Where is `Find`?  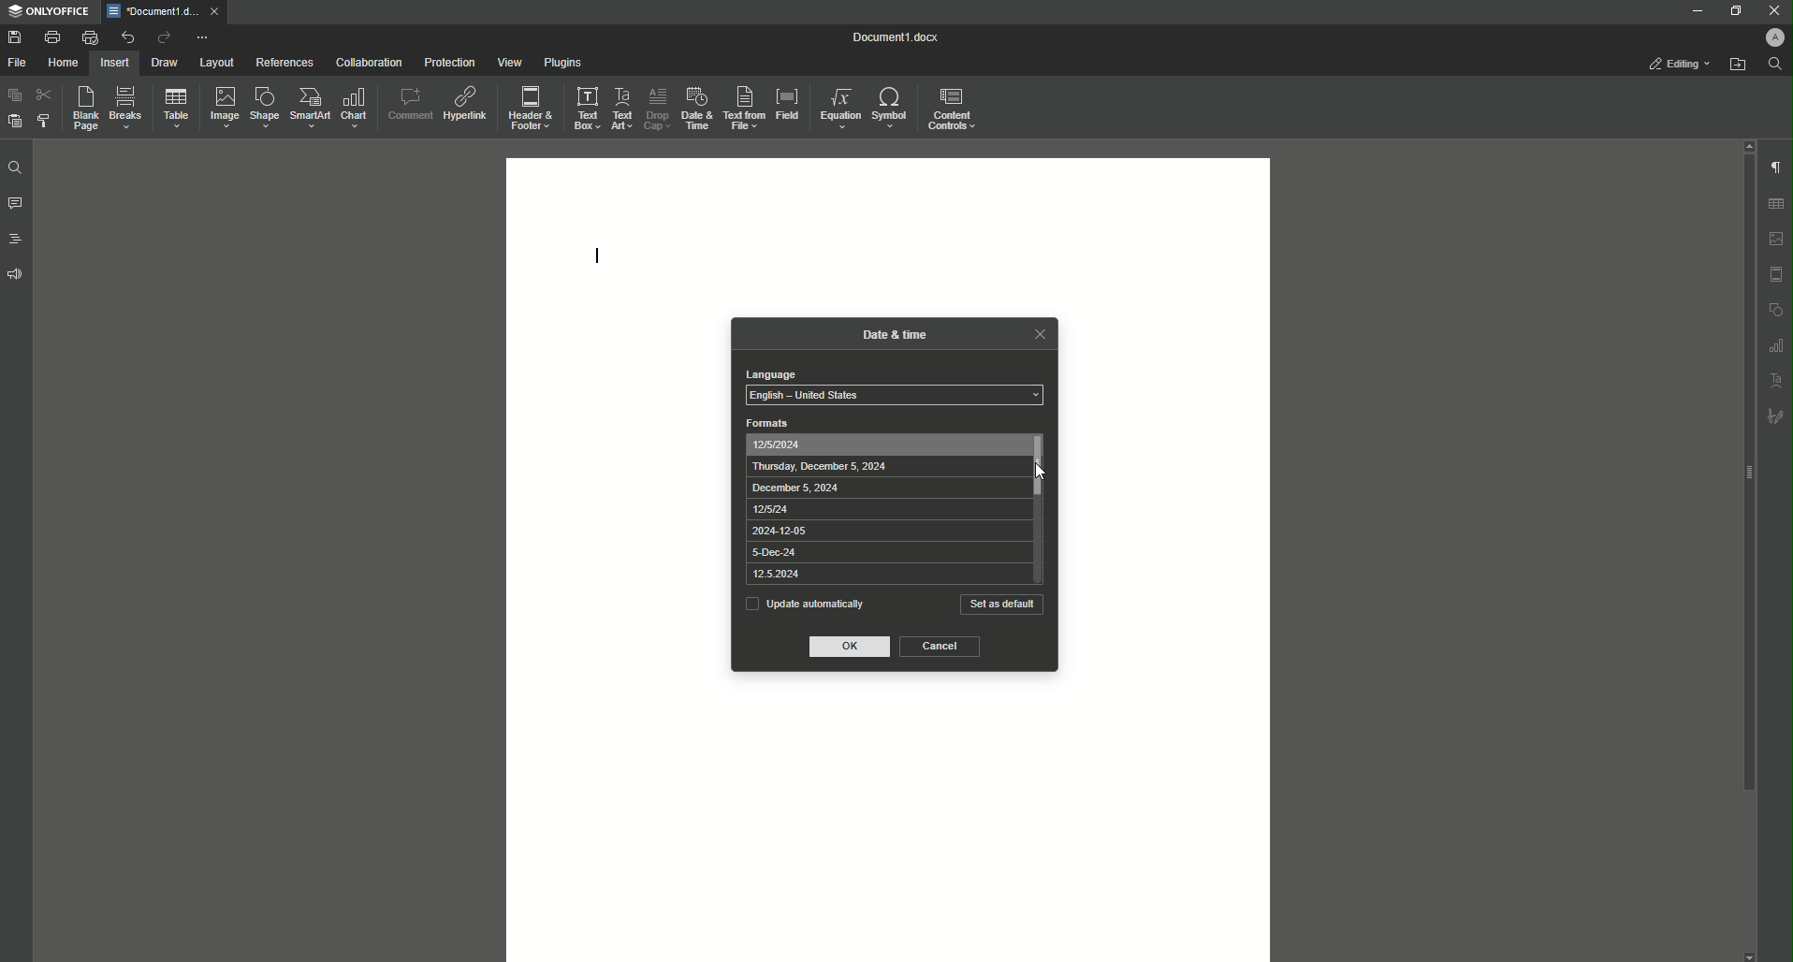 Find is located at coordinates (1774, 64).